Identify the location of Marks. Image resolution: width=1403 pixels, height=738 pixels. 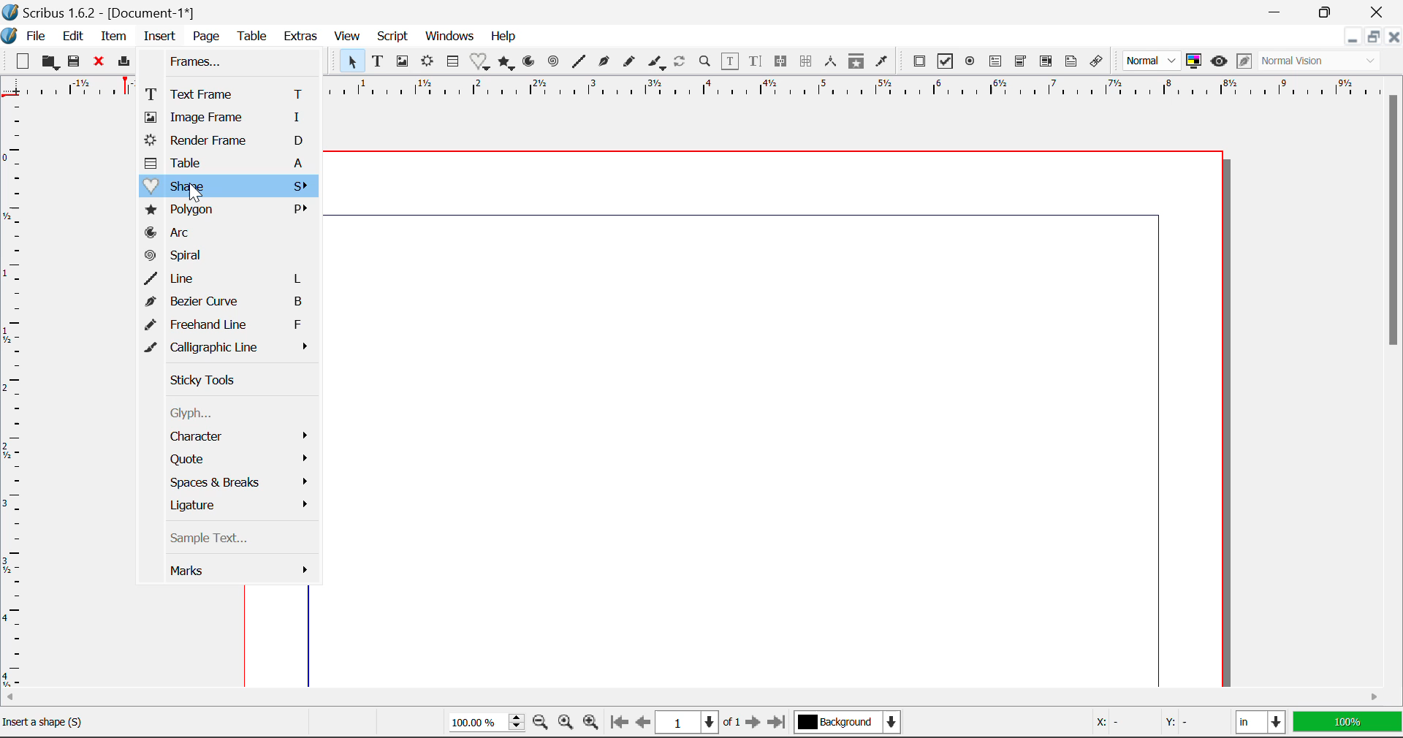
(241, 574).